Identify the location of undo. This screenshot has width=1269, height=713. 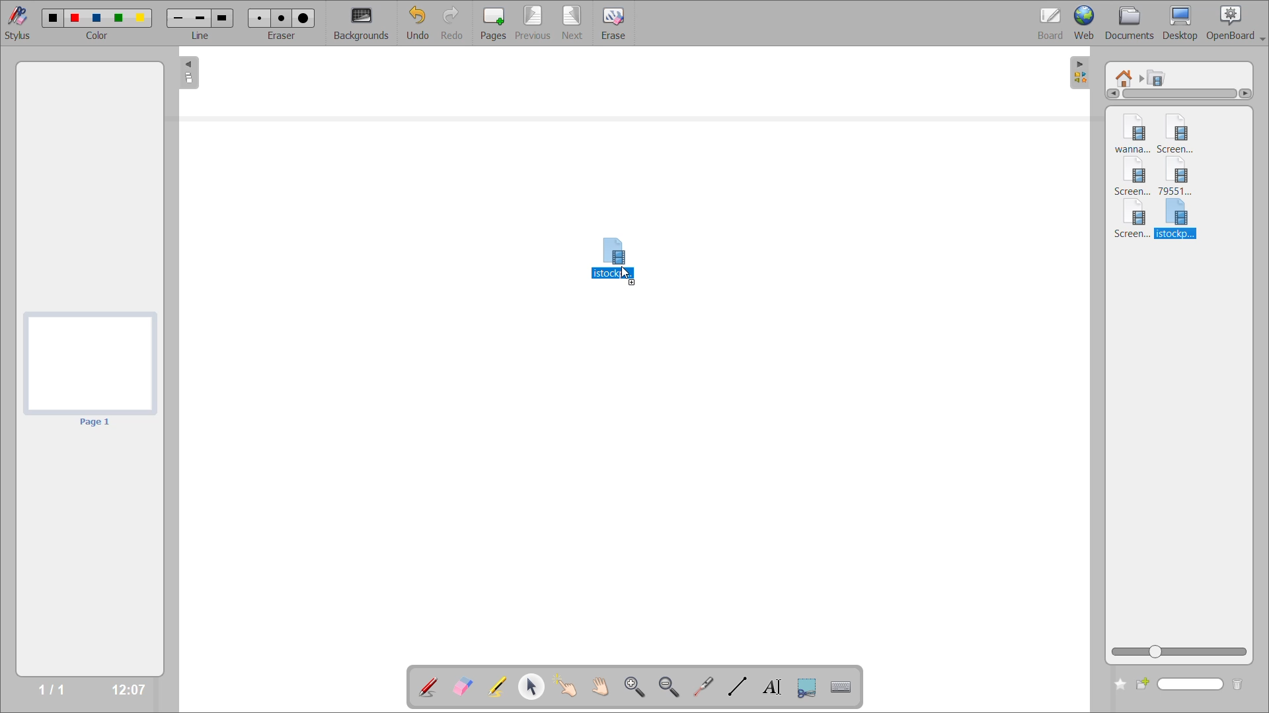
(417, 24).